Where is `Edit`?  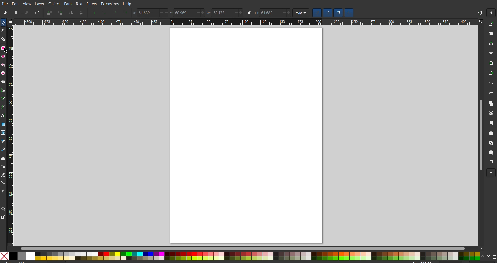
Edit is located at coordinates (15, 4).